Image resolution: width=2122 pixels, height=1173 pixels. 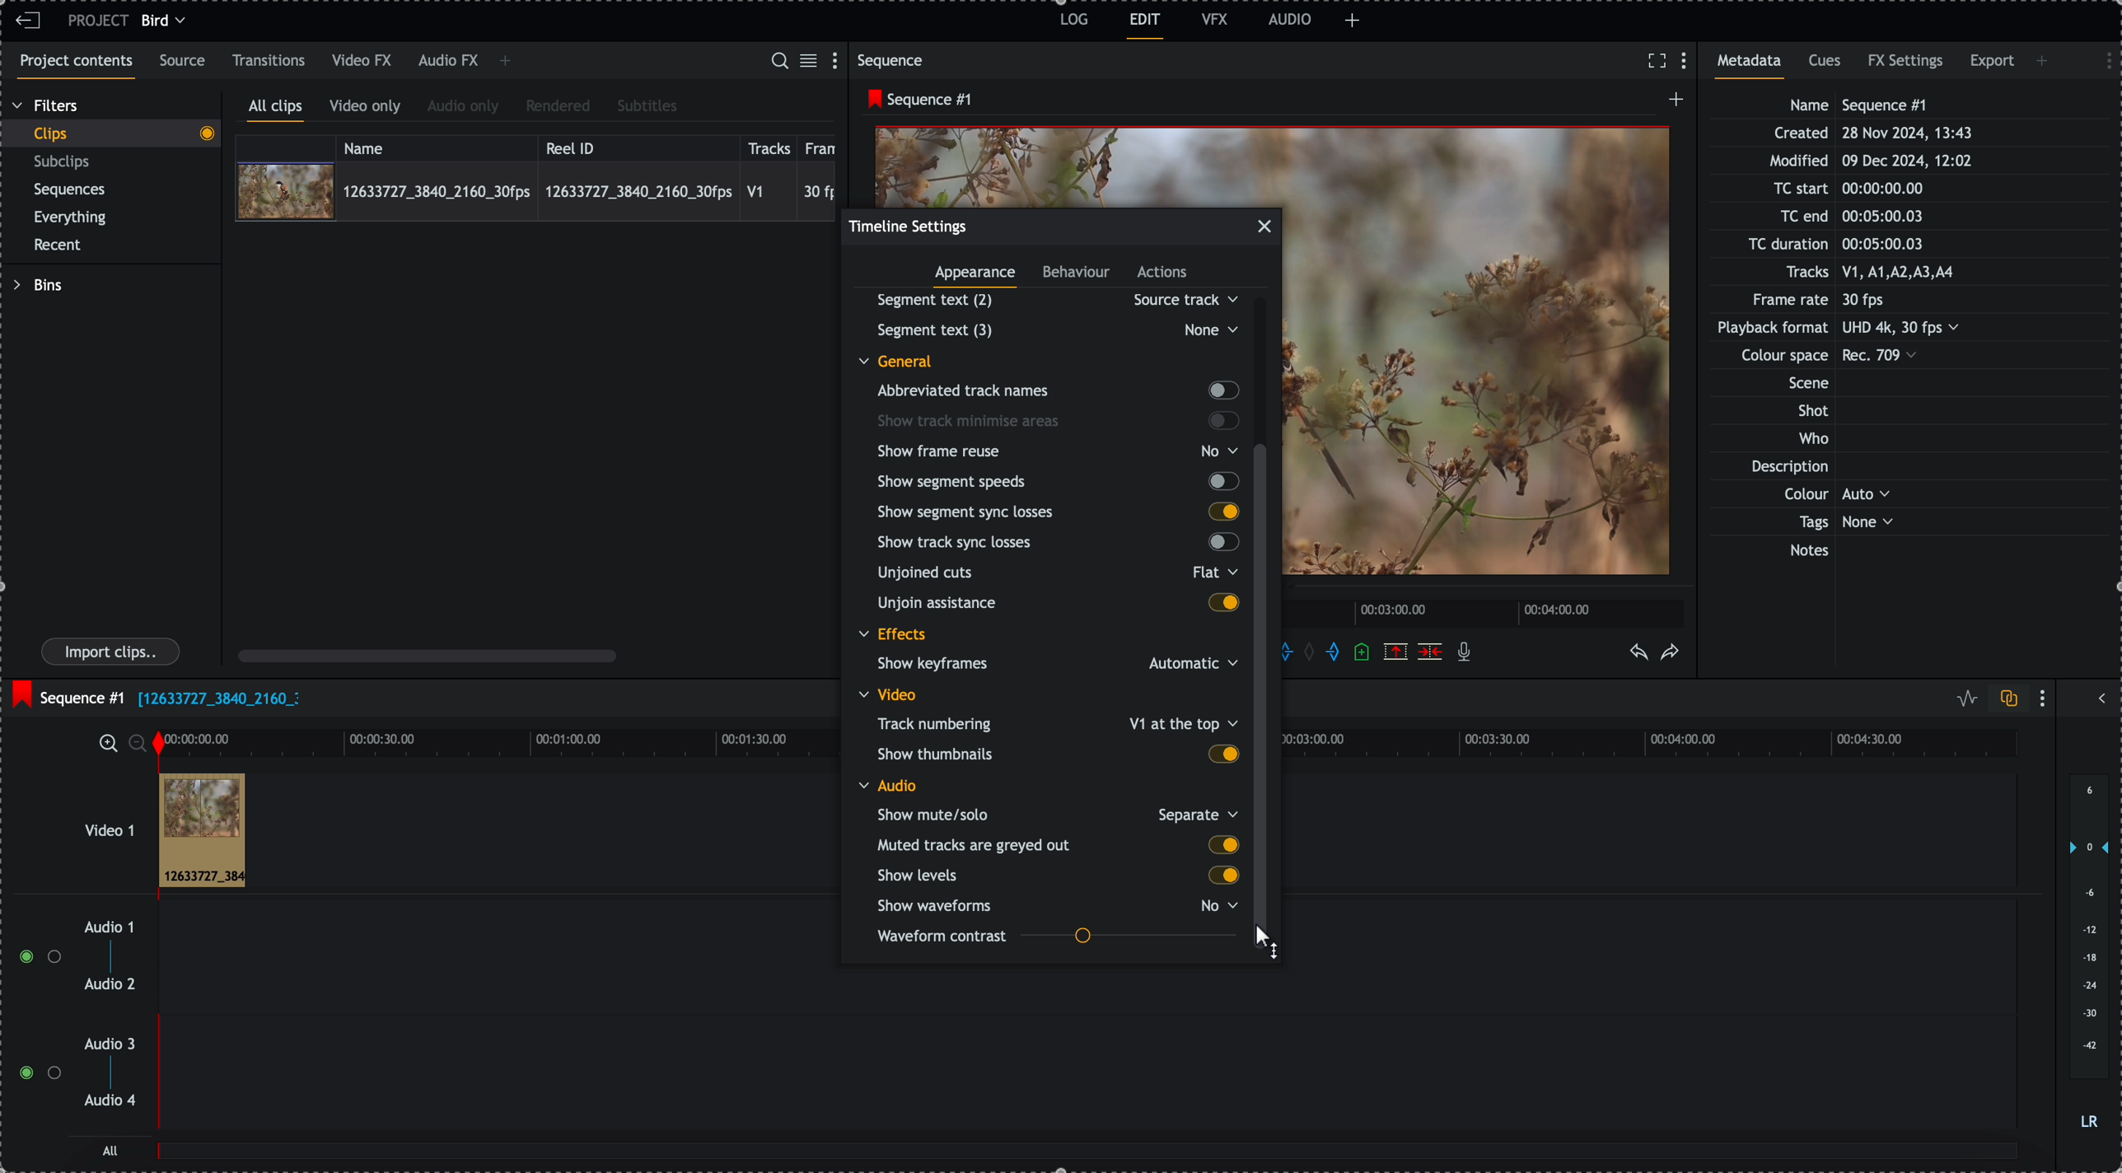 What do you see at coordinates (2046, 698) in the screenshot?
I see `show settings menu` at bounding box center [2046, 698].